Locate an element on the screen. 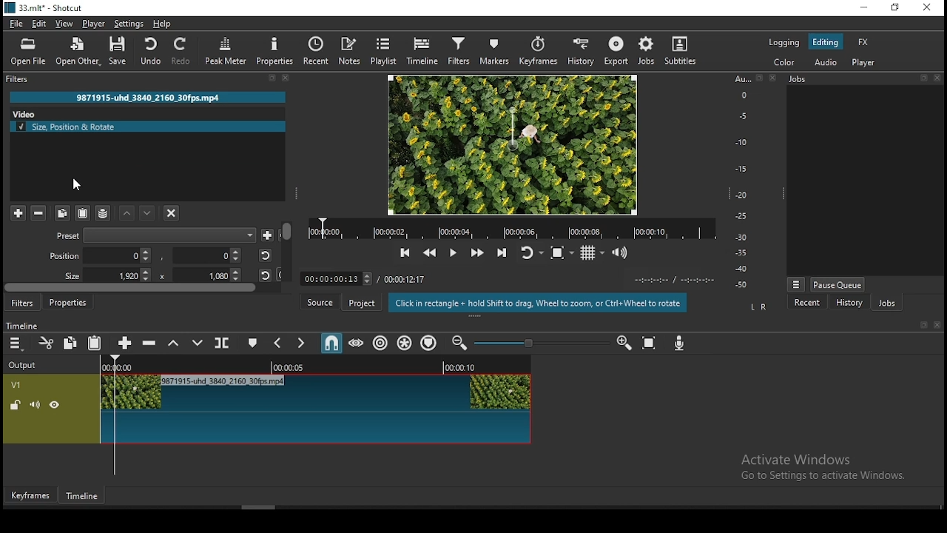 The height and width of the screenshot is (533, 947). previous marker is located at coordinates (281, 343).